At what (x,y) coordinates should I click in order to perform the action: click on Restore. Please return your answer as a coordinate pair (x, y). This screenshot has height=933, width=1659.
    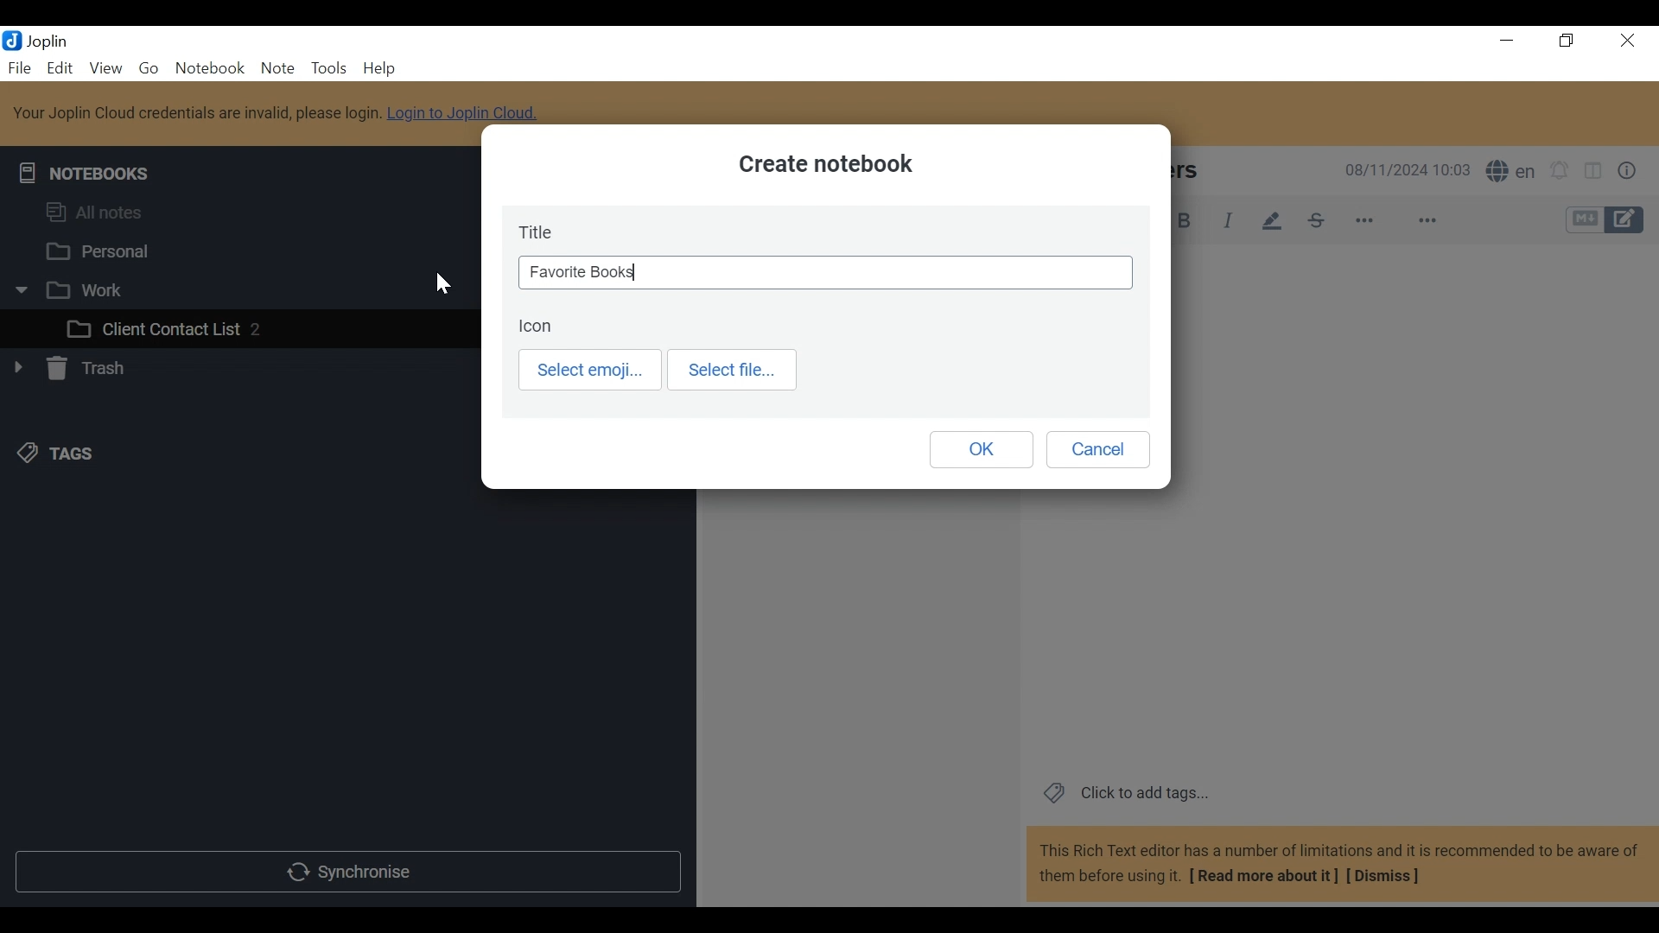
    Looking at the image, I should click on (1568, 40).